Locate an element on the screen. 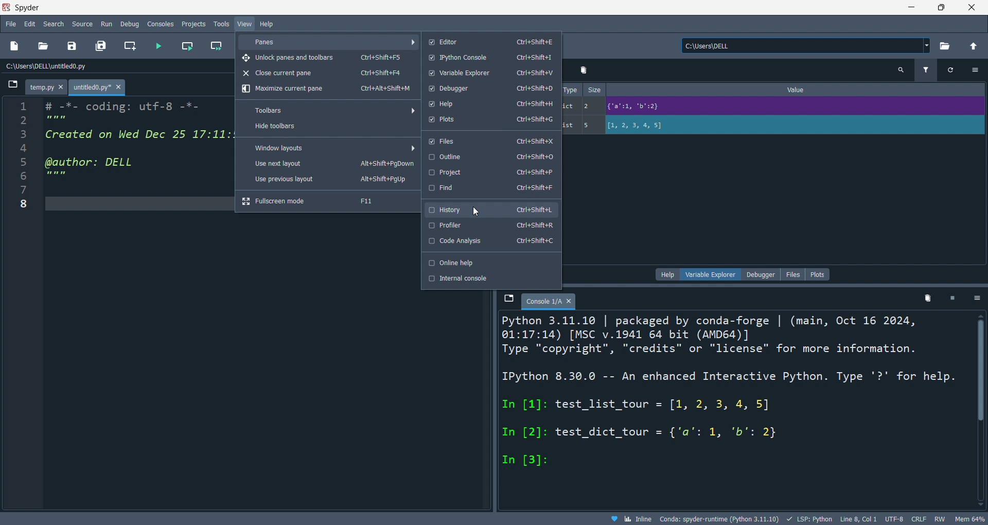  projects is located at coordinates (192, 23).